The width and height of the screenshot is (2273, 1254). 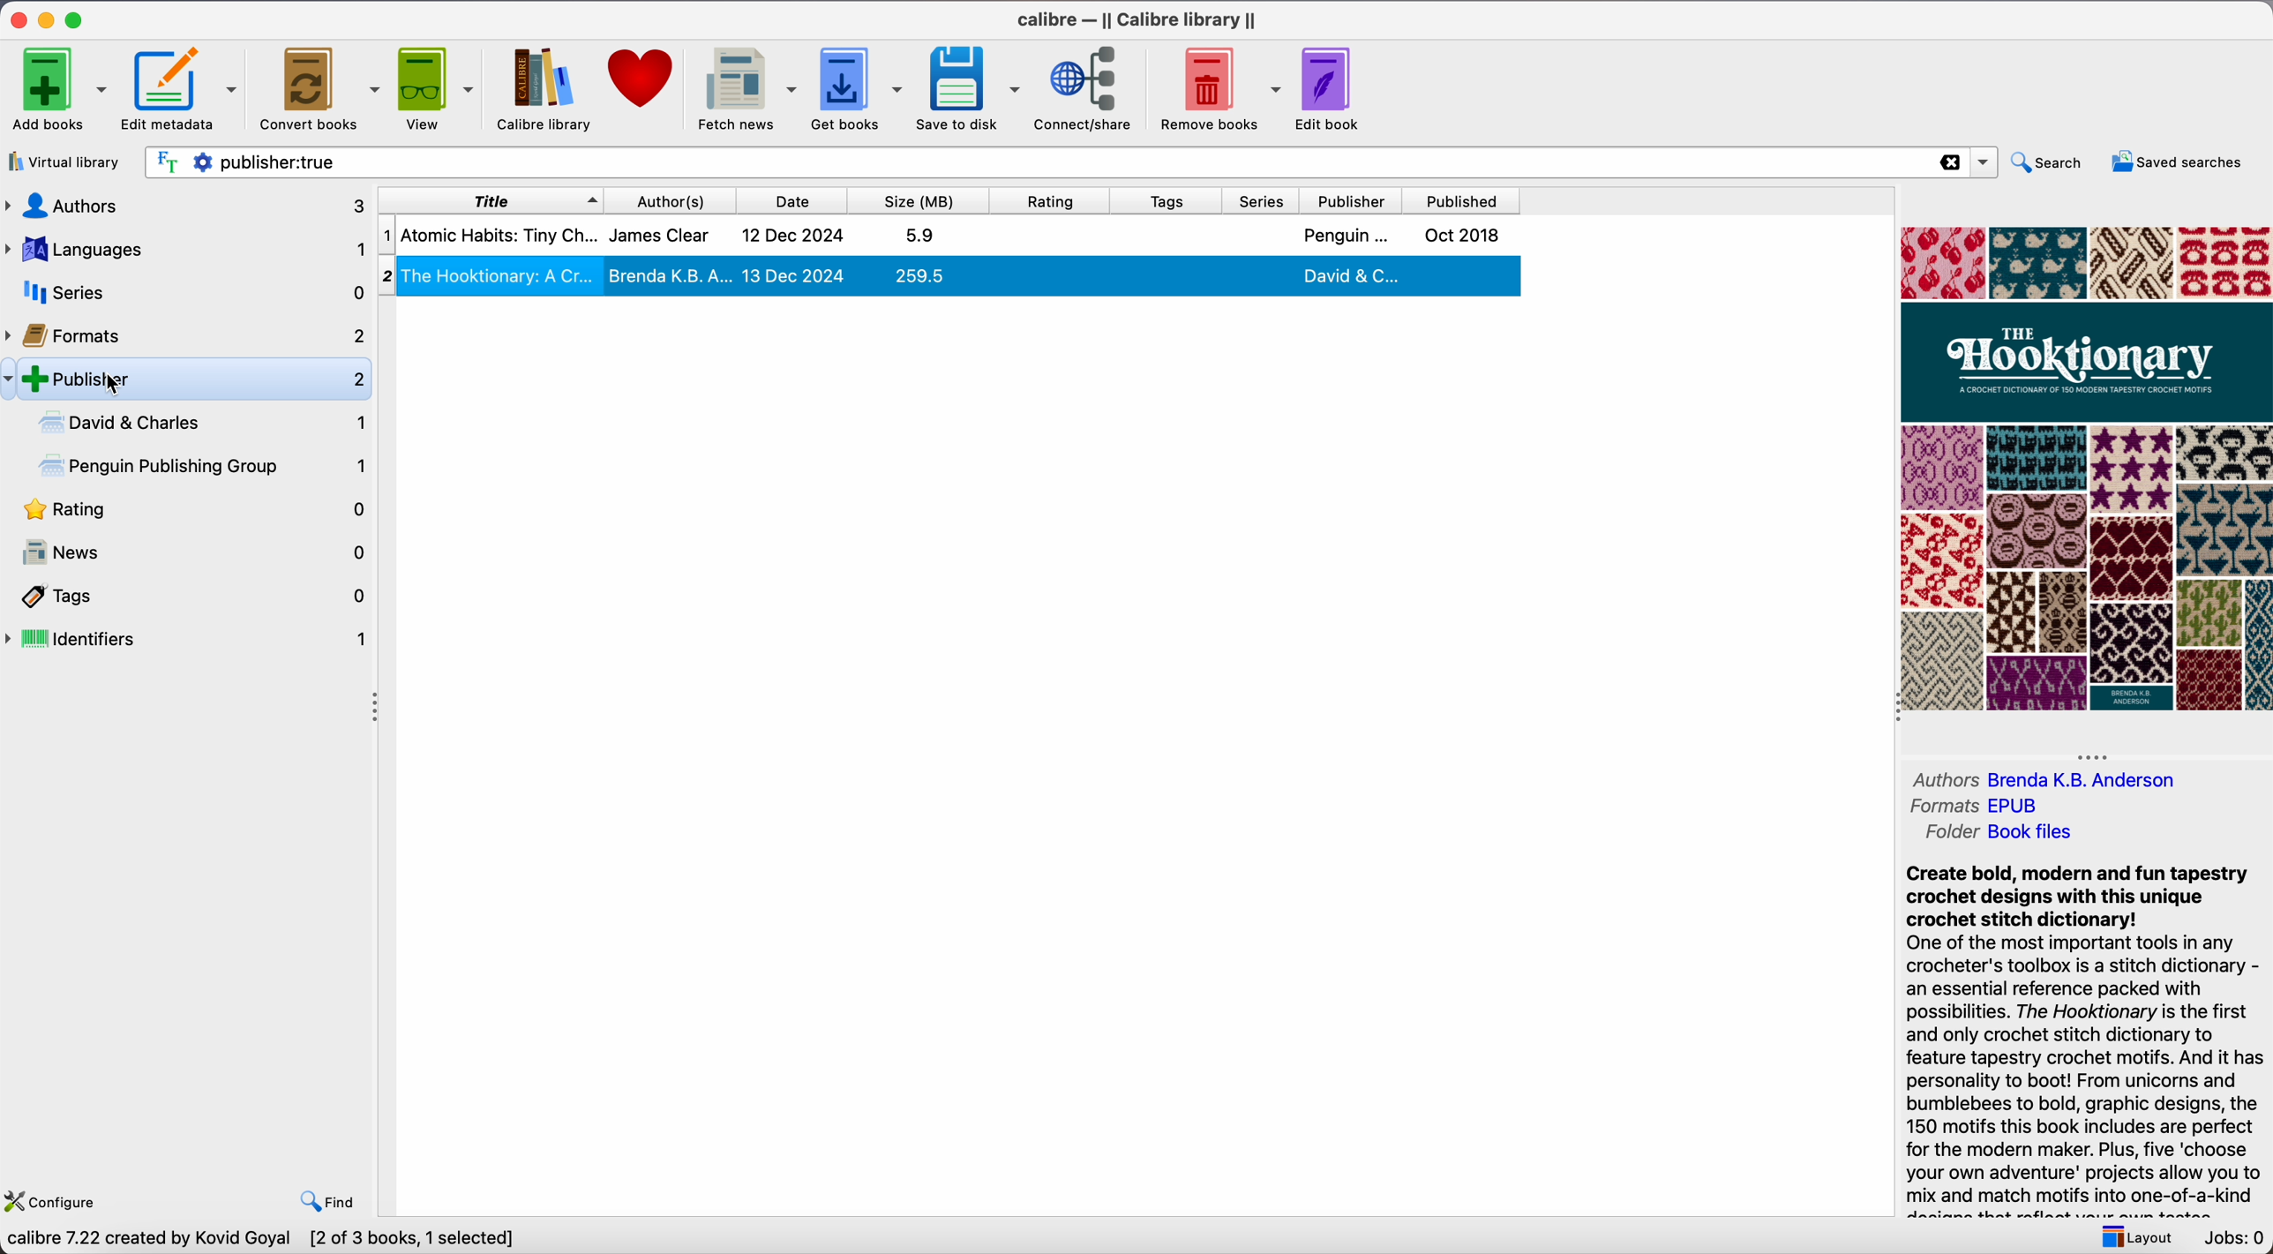 What do you see at coordinates (184, 89) in the screenshot?
I see `edit metadata` at bounding box center [184, 89].